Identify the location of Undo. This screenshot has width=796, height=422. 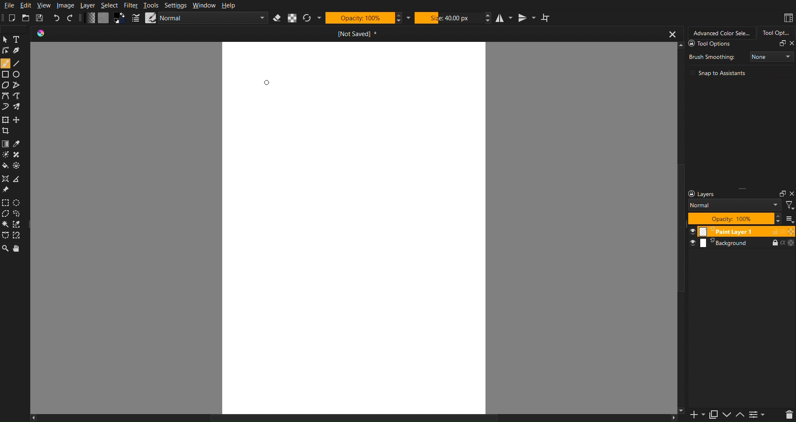
(57, 17).